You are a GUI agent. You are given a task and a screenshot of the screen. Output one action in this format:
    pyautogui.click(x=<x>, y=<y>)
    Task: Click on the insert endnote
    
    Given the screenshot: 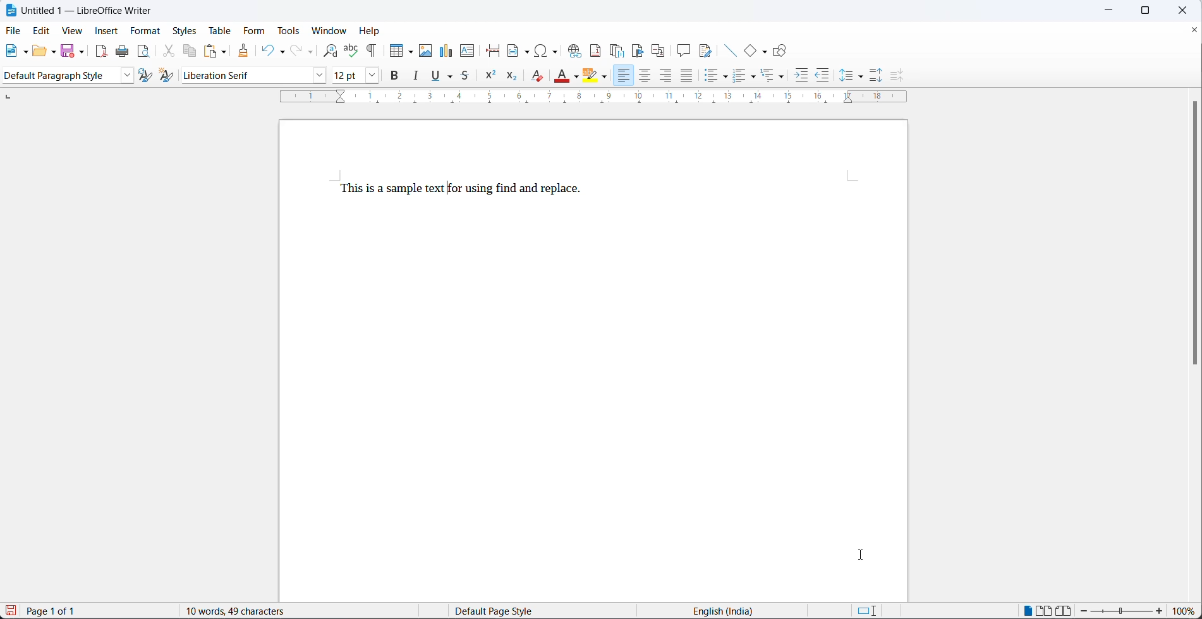 What is the action you would take?
    pyautogui.click(x=619, y=51)
    